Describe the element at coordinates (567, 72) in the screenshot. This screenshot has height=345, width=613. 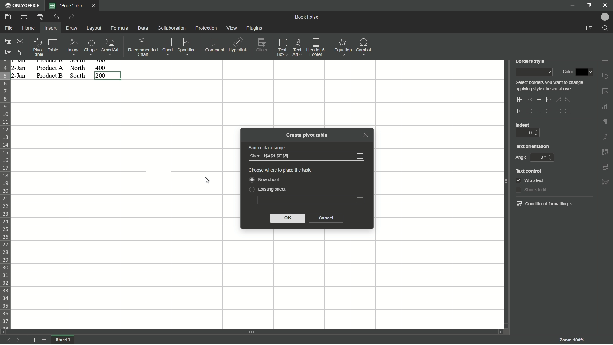
I see `color` at that location.